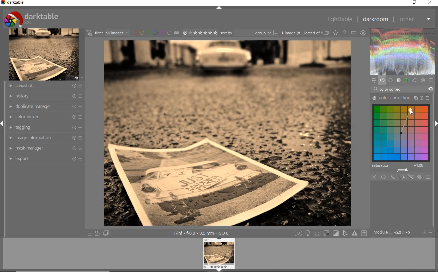 The width and height of the screenshot is (438, 272). I want to click on expand/collapse, so click(435, 123).